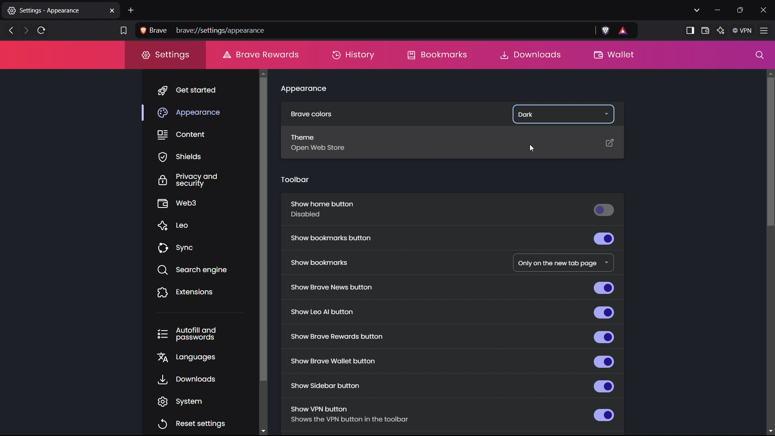 The width and height of the screenshot is (775, 436). I want to click on close tab, so click(112, 11).